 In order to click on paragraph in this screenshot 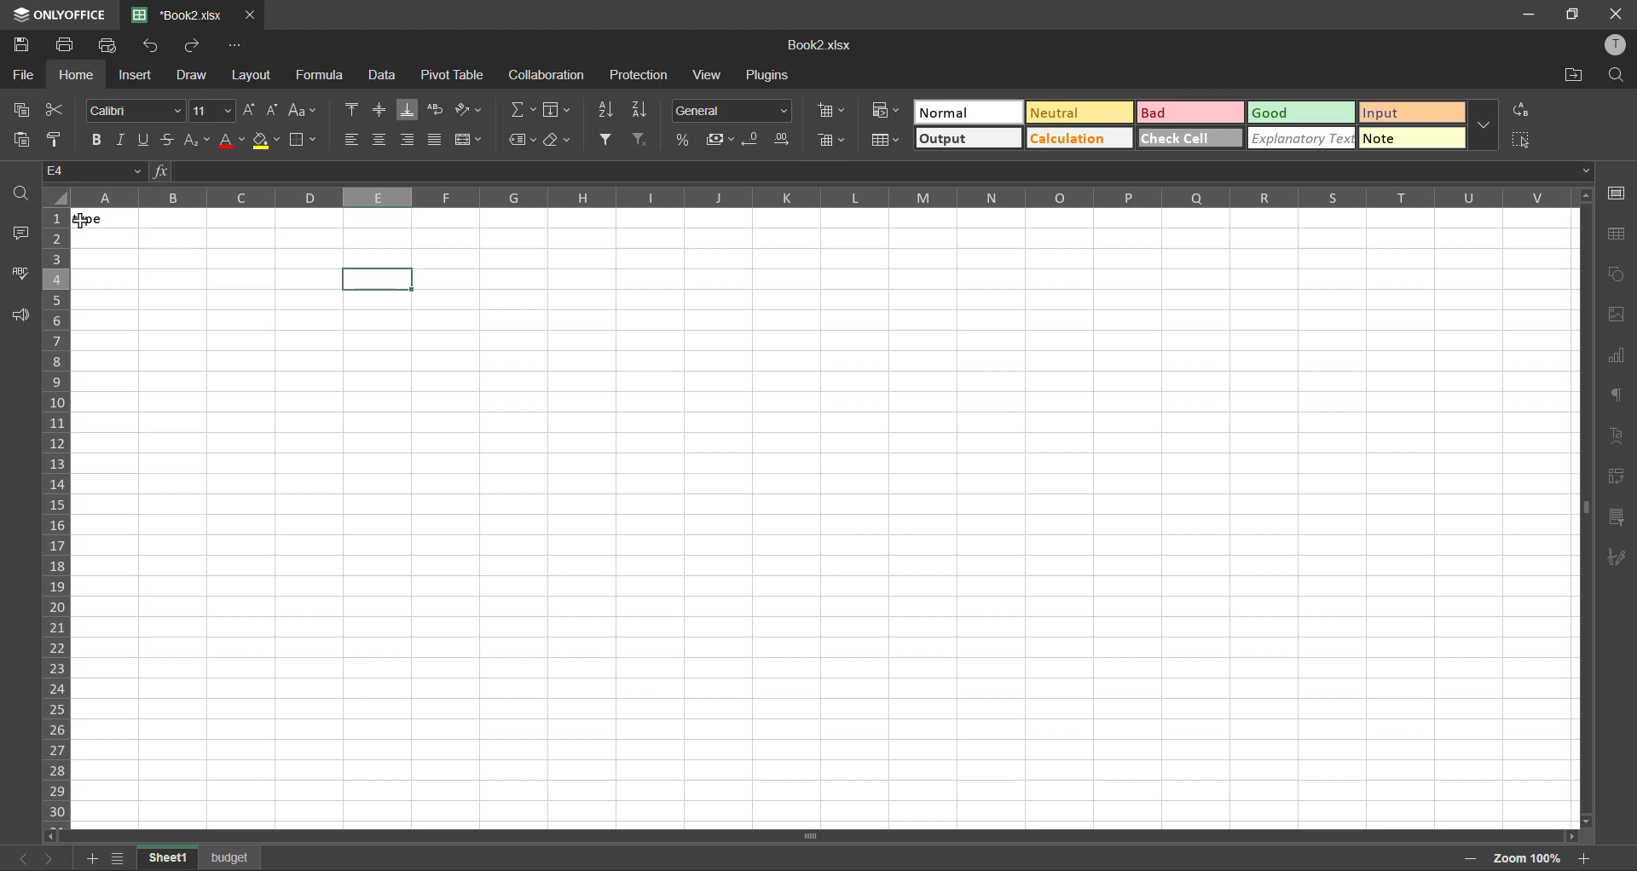, I will do `click(1616, 394)`.